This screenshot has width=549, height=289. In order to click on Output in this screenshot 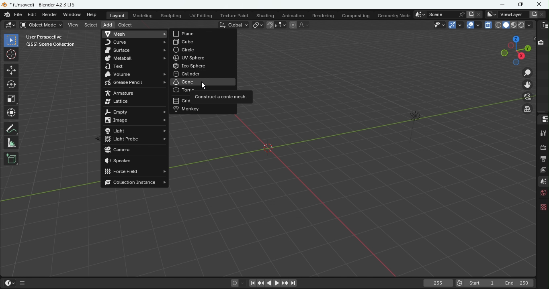, I will do `click(542, 160)`.